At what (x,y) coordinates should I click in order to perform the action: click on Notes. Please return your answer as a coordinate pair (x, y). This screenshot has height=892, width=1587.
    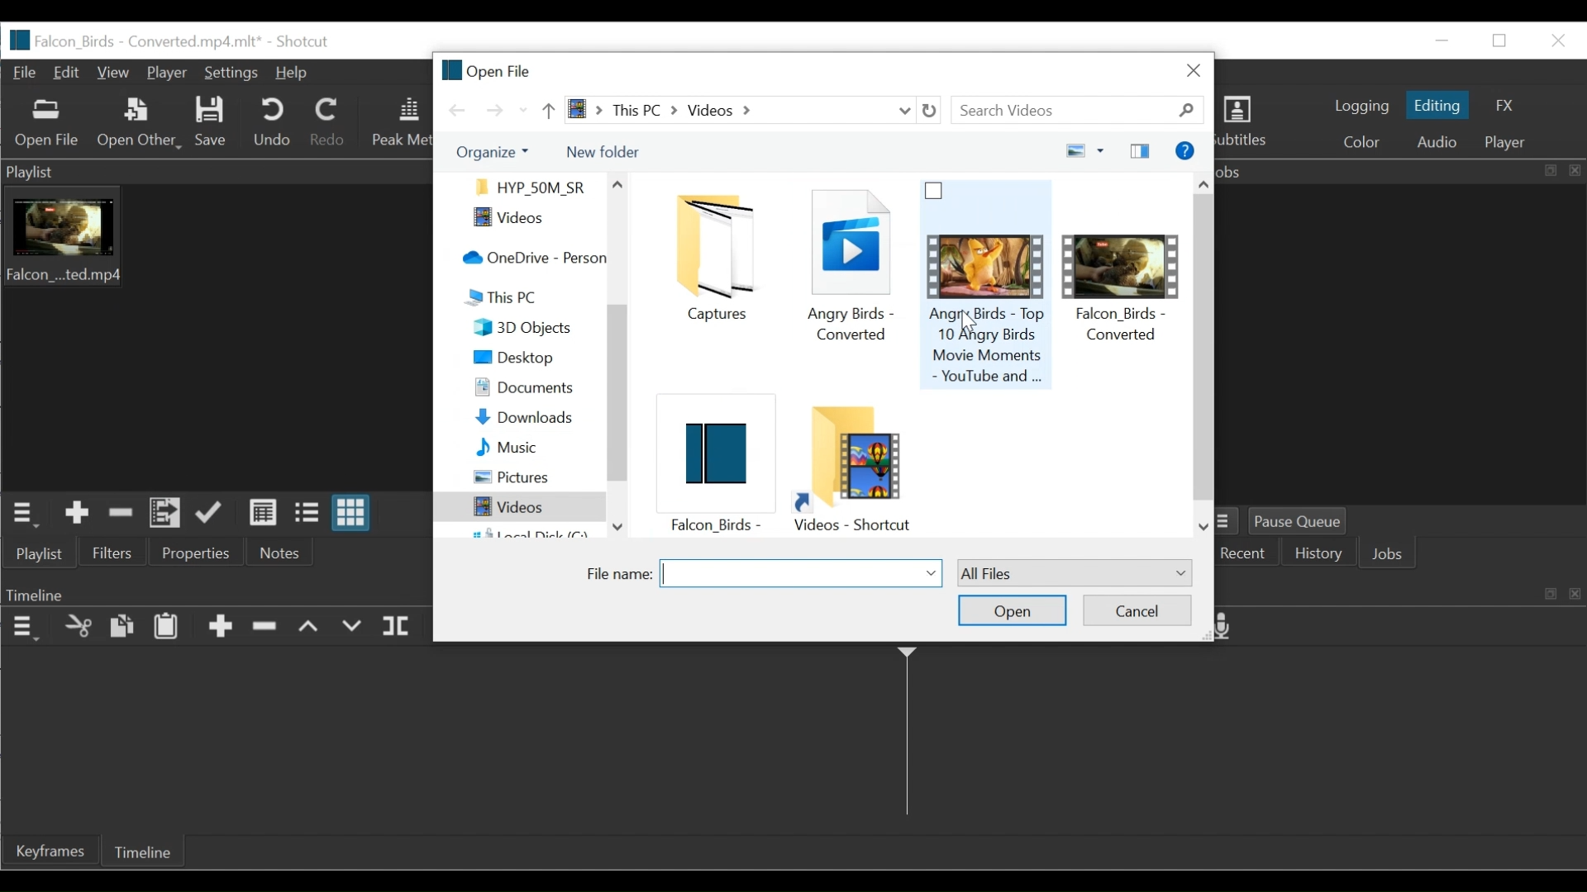
    Looking at the image, I should click on (279, 552).